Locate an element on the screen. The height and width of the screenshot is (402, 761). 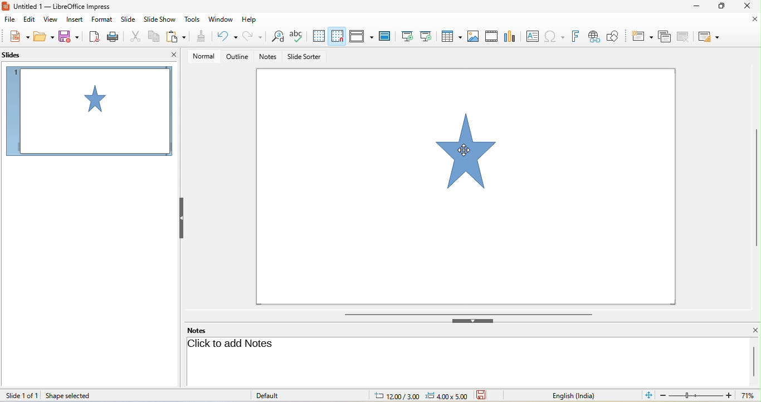
find and replace is located at coordinates (277, 36).